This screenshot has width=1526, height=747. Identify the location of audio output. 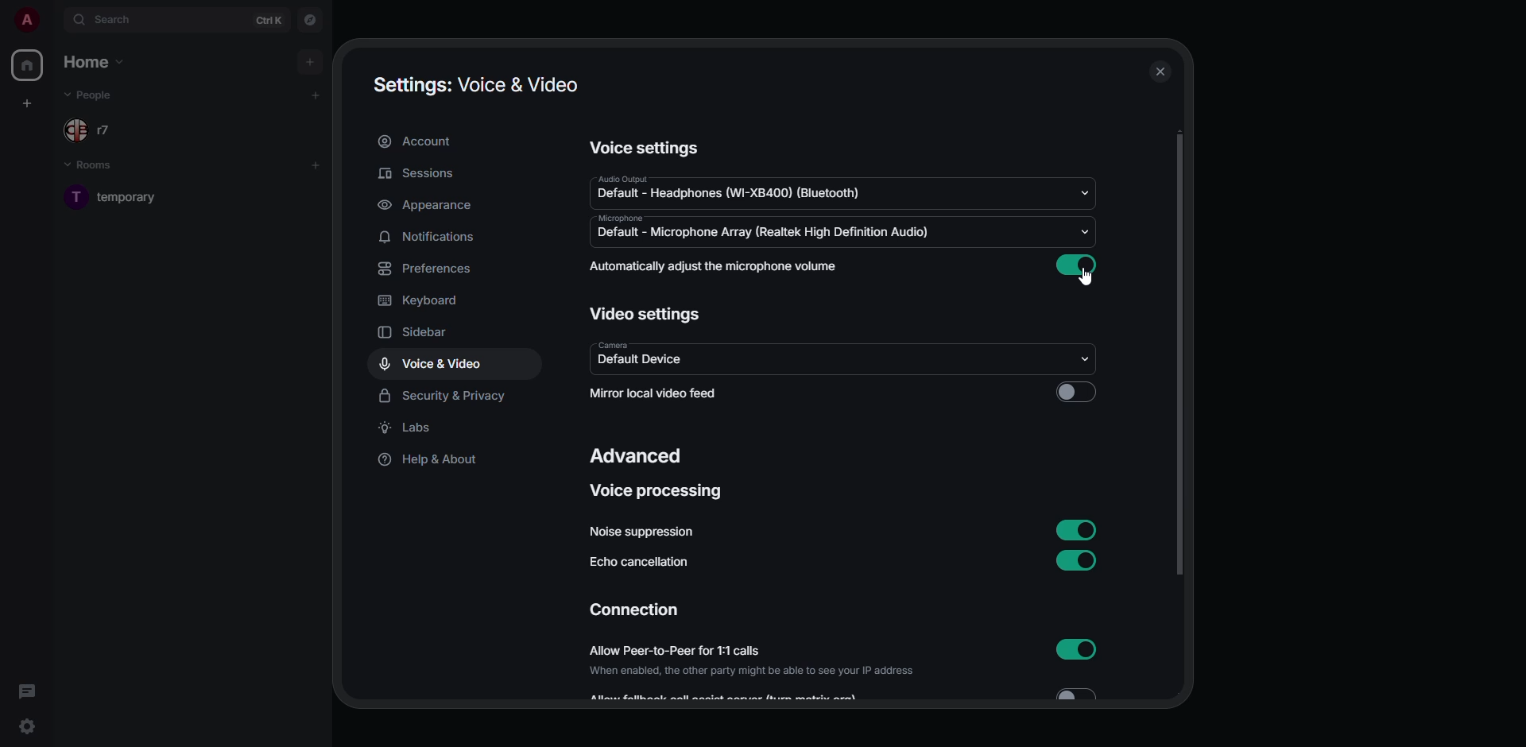
(636, 178).